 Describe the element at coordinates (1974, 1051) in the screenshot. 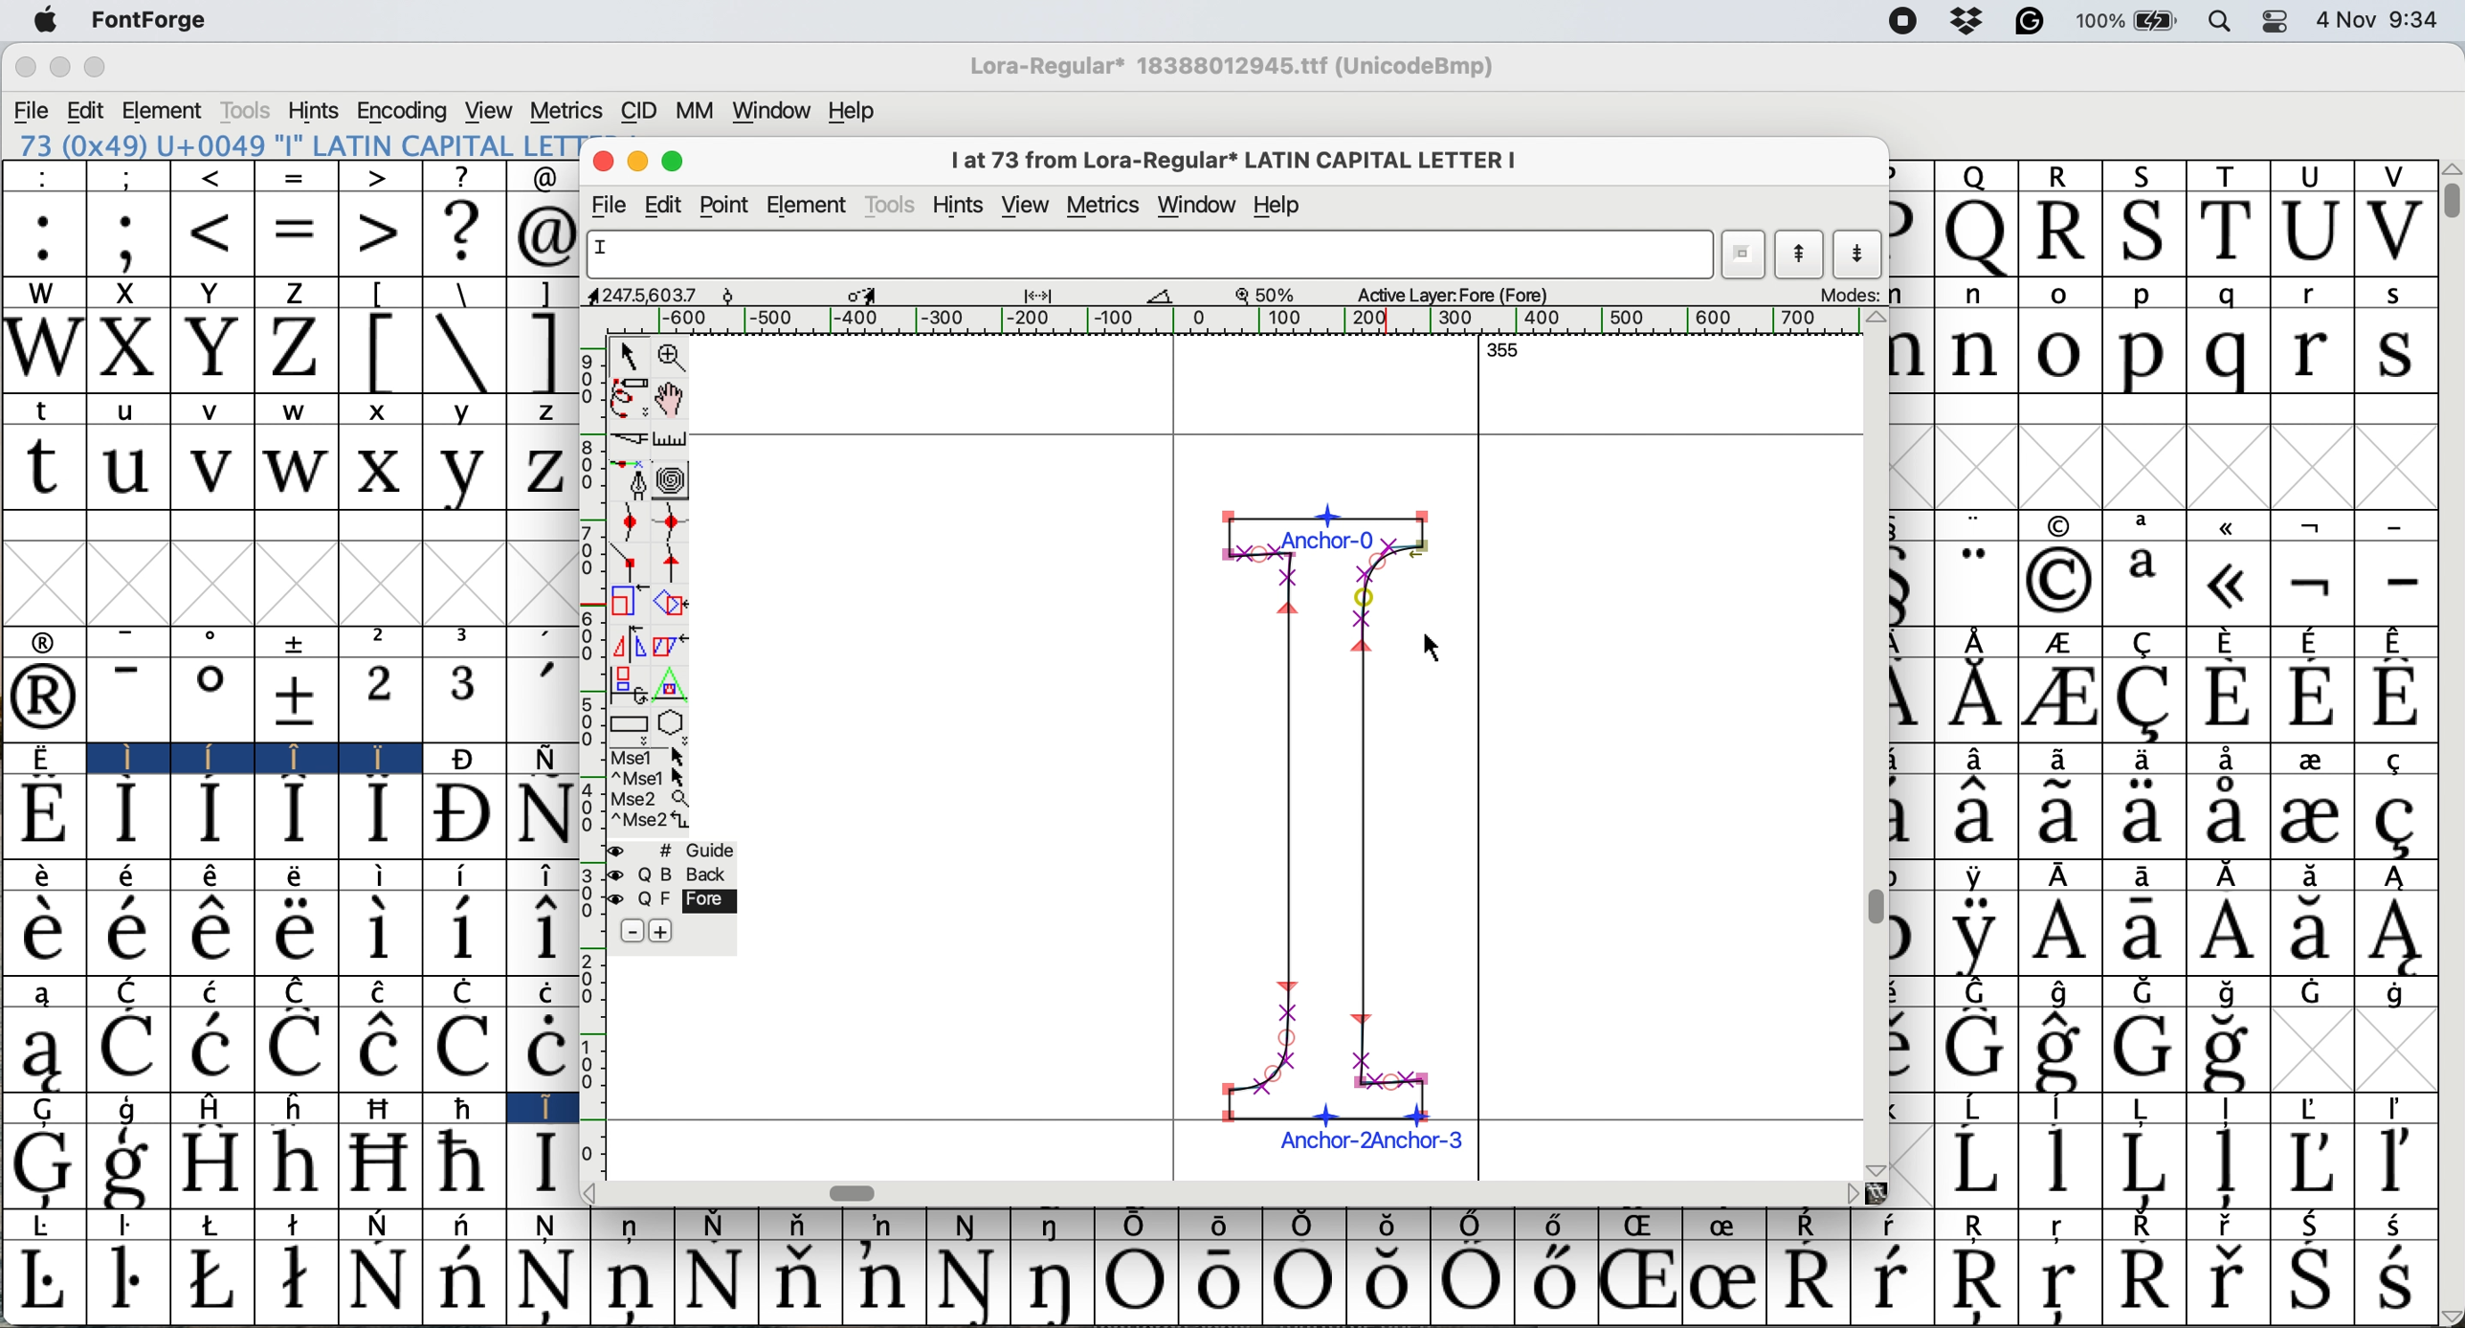

I see `Symbol` at that location.